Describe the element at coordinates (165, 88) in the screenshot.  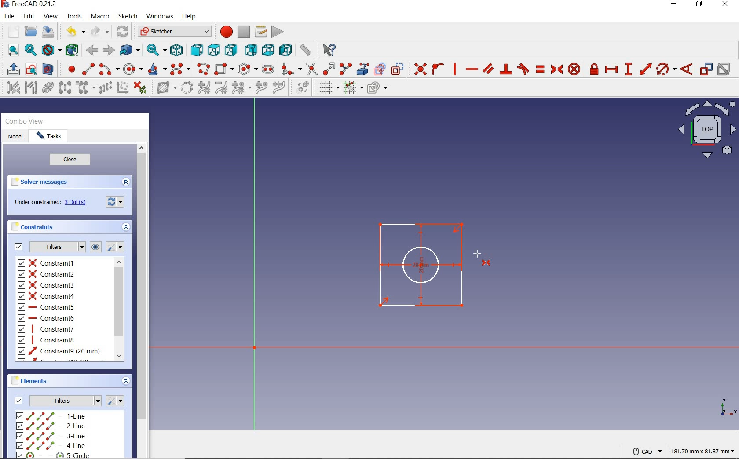
I see `show/hide b-spline information layer` at that location.